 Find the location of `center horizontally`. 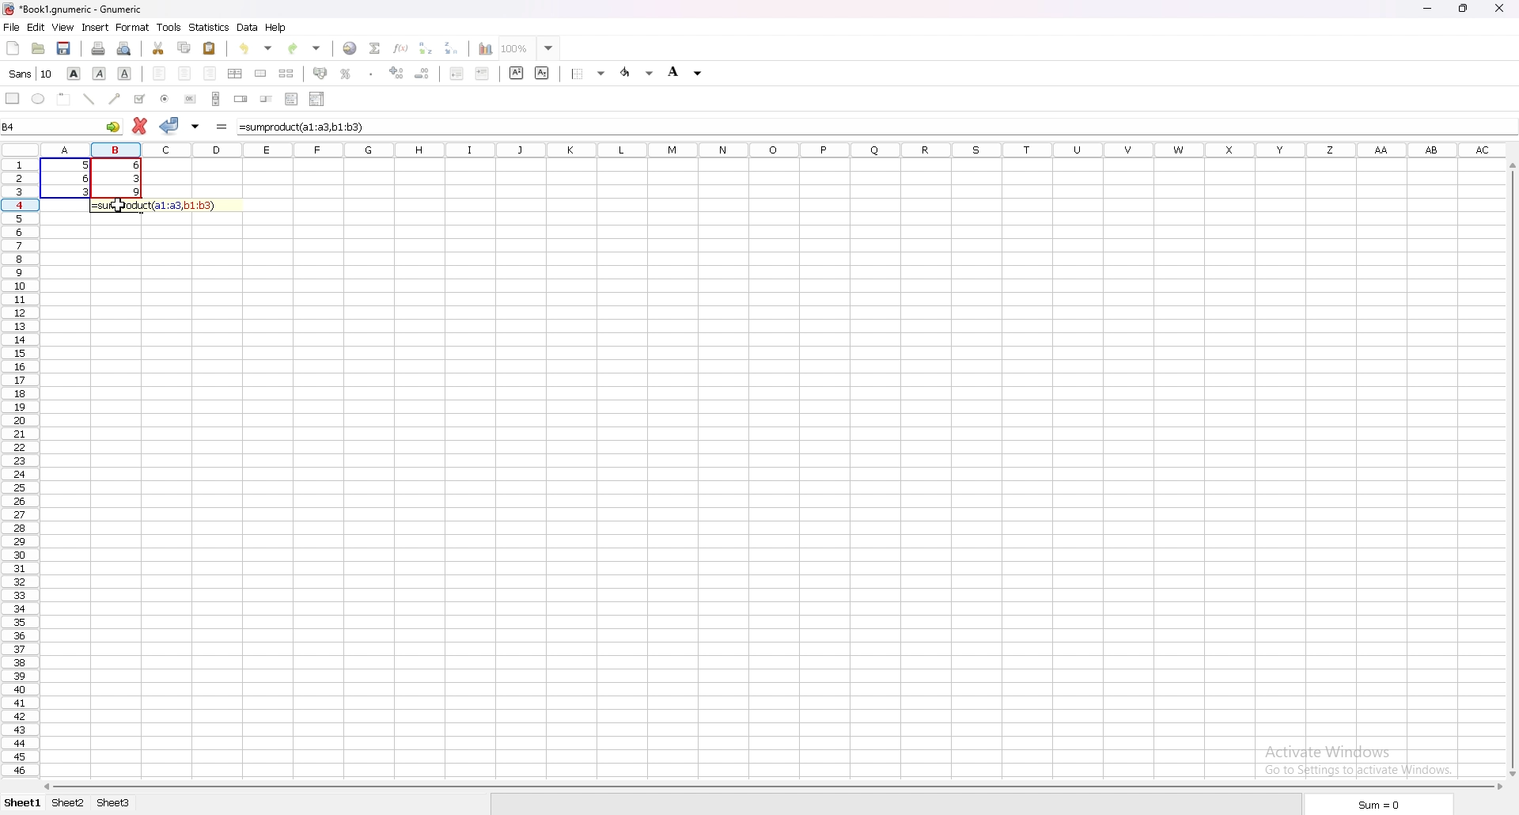

center horizontally is located at coordinates (234, 73).